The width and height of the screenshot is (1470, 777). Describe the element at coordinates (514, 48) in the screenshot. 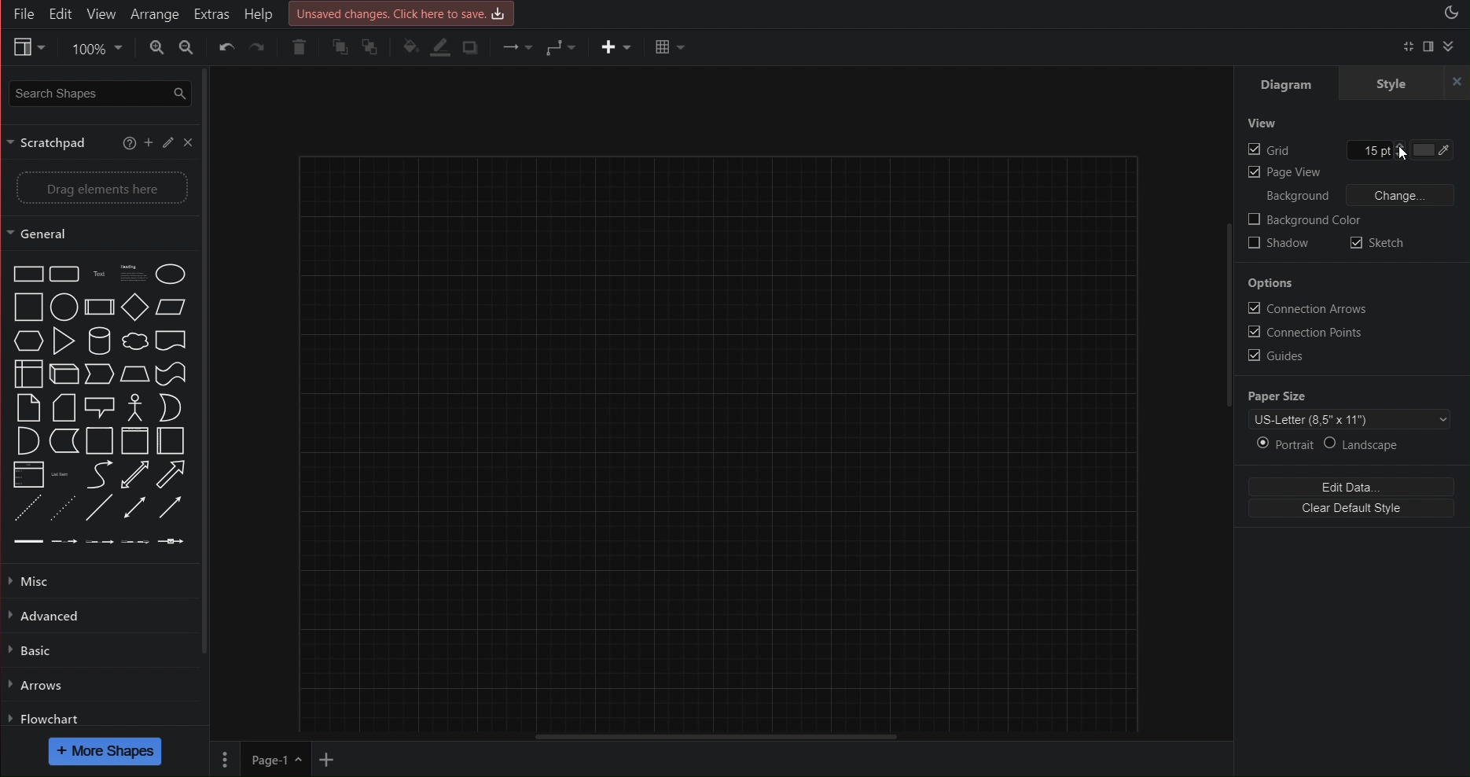

I see `Connection` at that location.